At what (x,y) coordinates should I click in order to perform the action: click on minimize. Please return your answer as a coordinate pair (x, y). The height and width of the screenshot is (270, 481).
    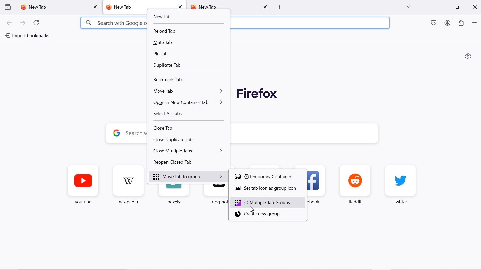
    Looking at the image, I should click on (440, 7).